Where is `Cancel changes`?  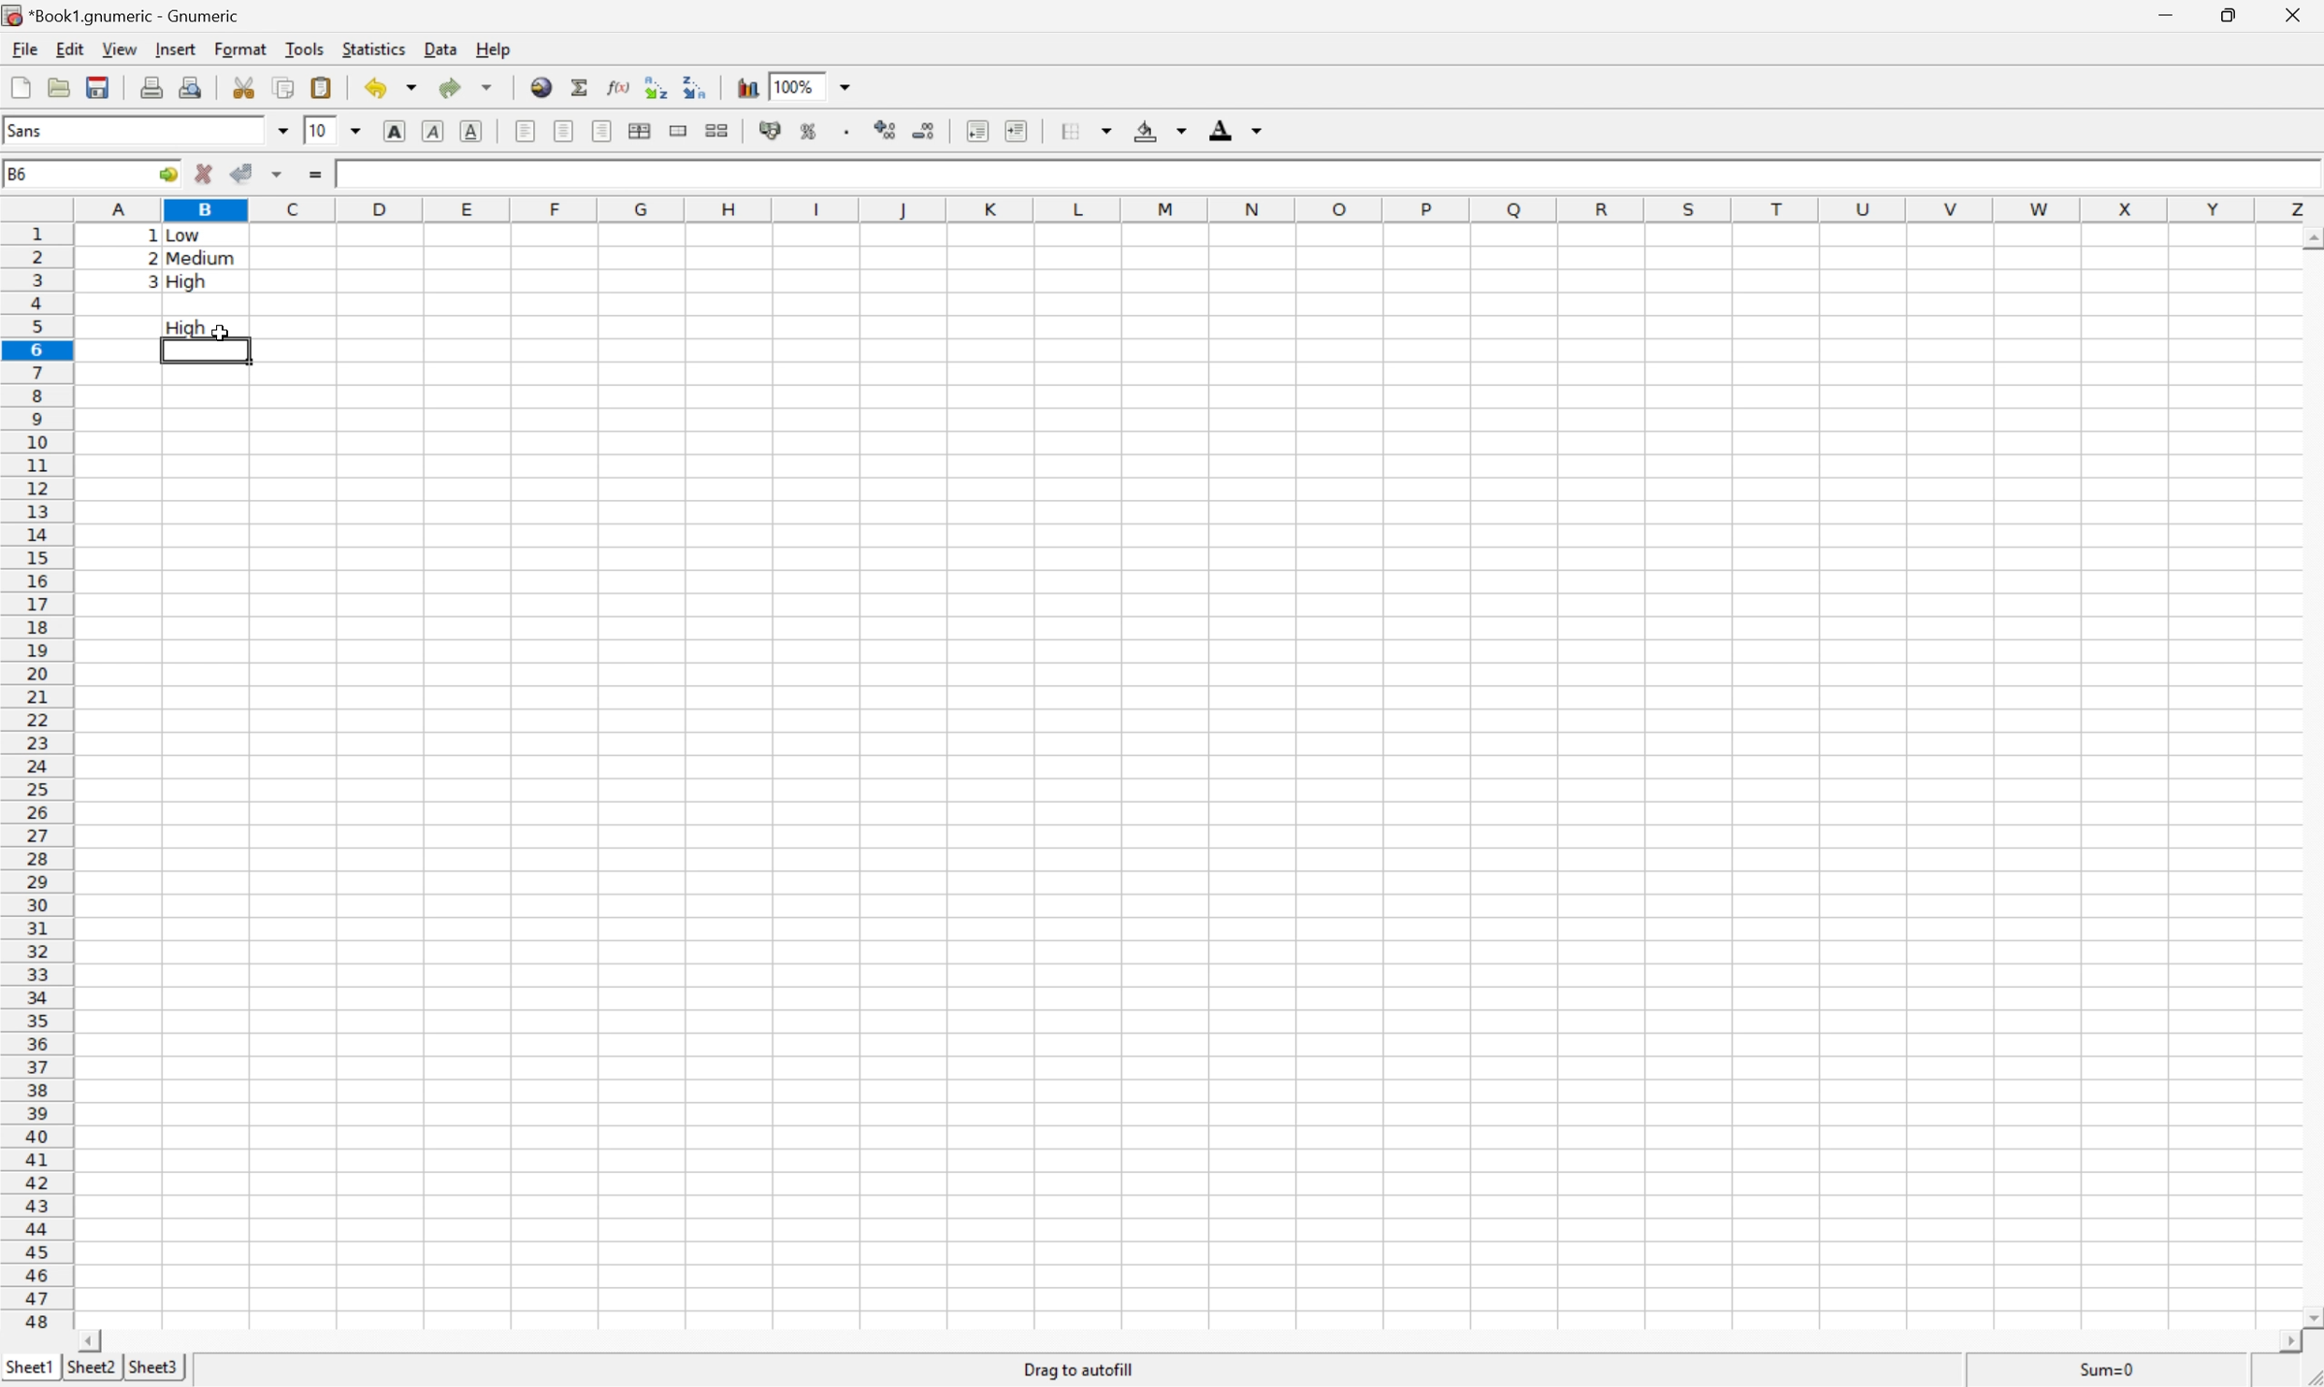 Cancel changes is located at coordinates (204, 172).